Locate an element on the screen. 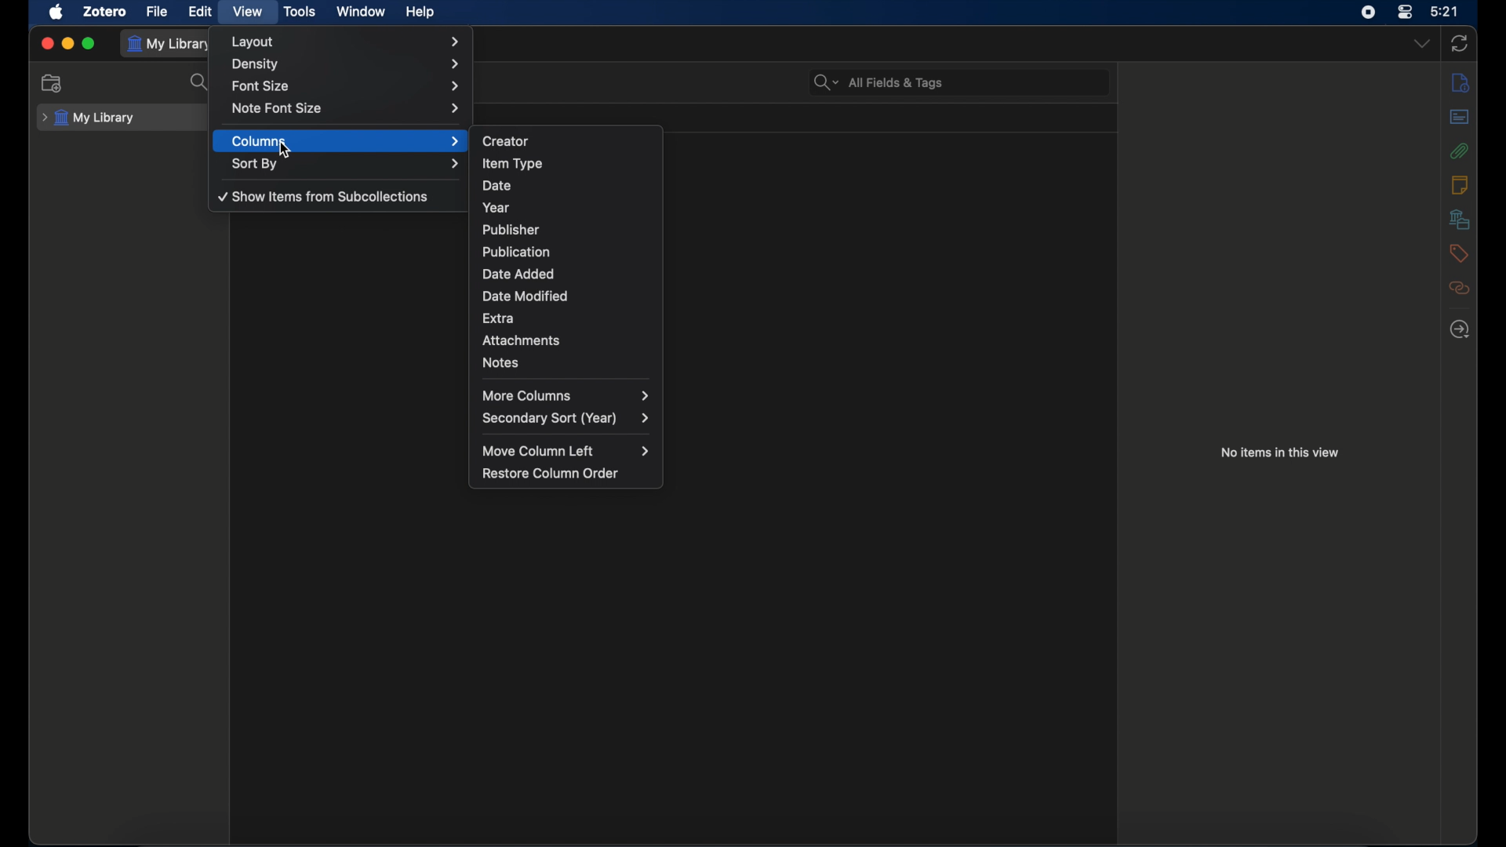 The width and height of the screenshot is (1506, 847). window is located at coordinates (361, 12).